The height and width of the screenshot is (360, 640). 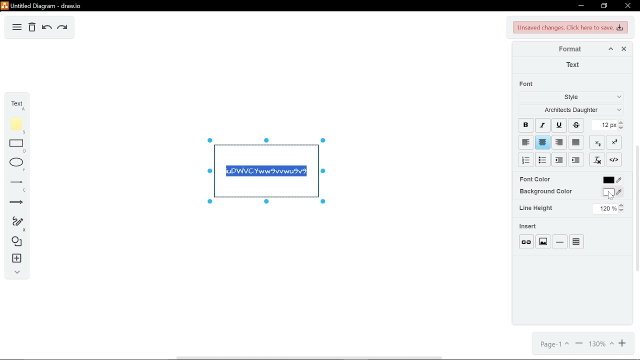 What do you see at coordinates (310, 357) in the screenshot?
I see `Horizontal scrollbar` at bounding box center [310, 357].